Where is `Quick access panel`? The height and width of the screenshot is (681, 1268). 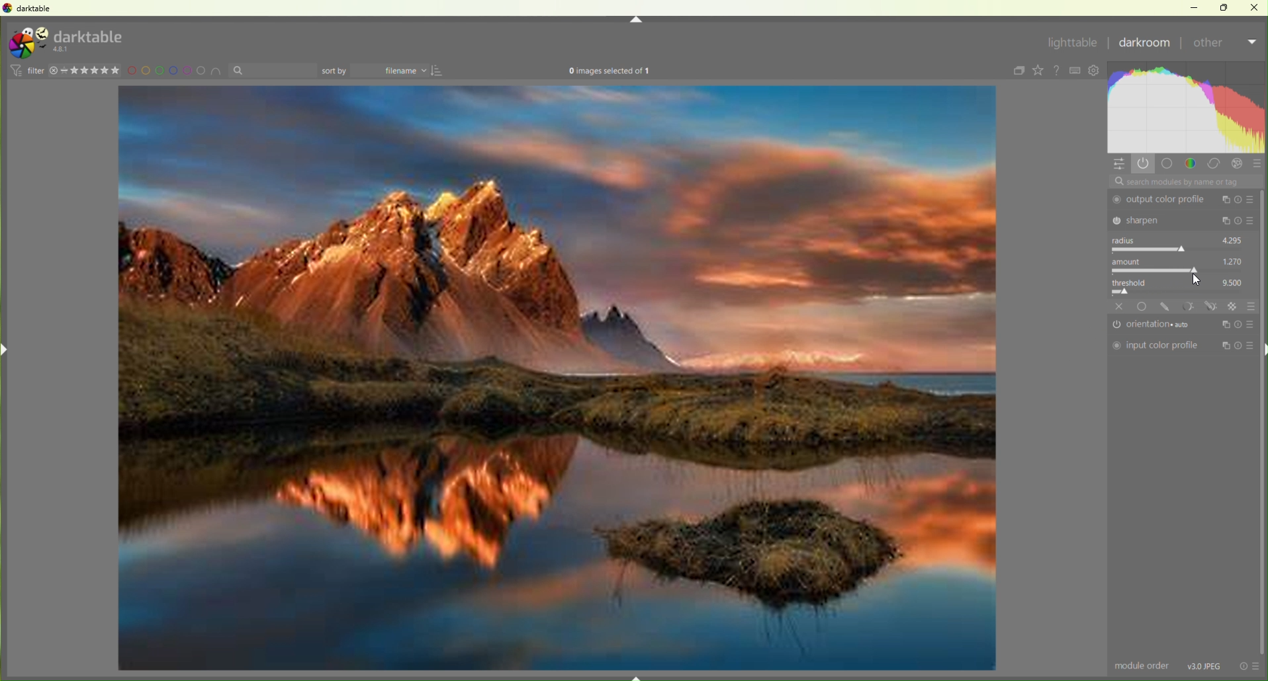 Quick access panel is located at coordinates (1120, 165).